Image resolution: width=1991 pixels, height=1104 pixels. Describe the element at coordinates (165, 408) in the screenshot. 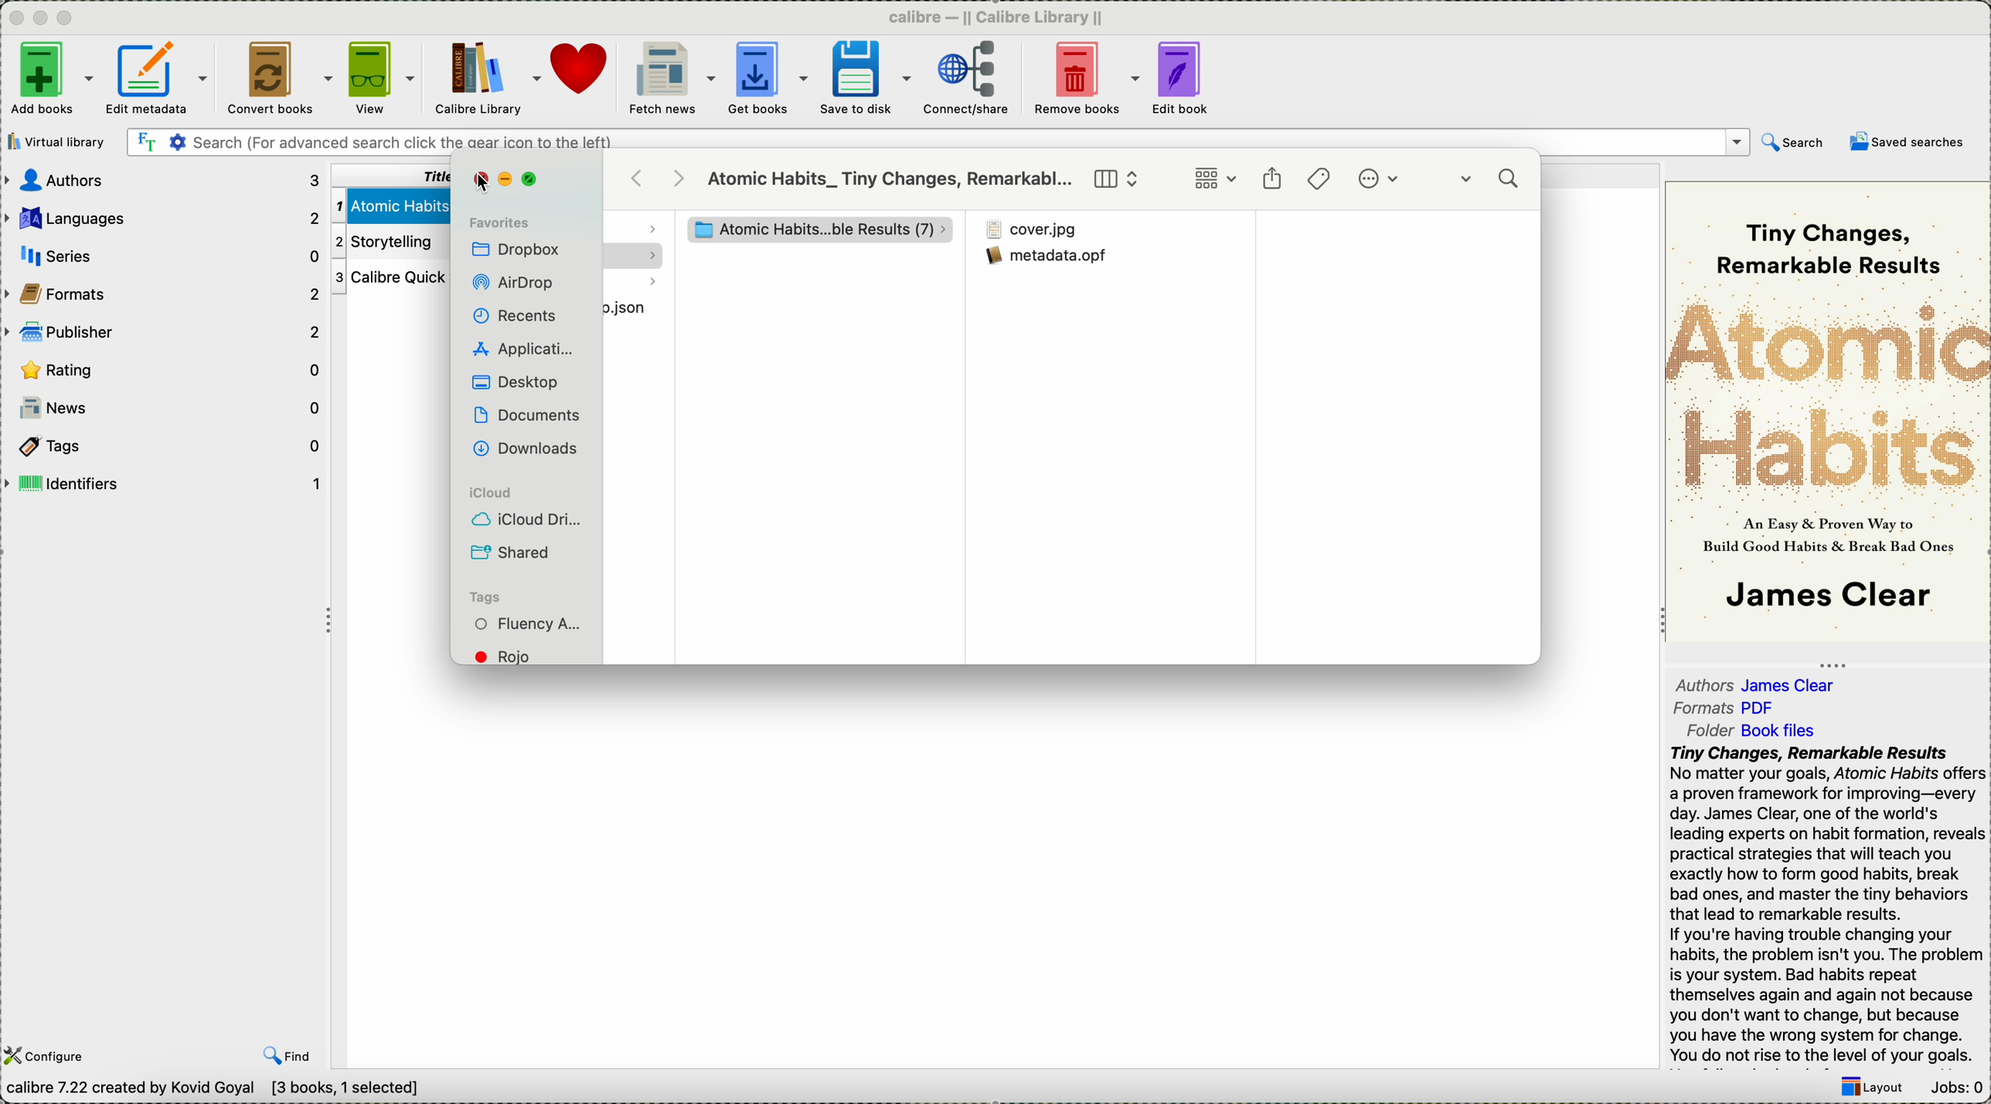

I see `news` at that location.